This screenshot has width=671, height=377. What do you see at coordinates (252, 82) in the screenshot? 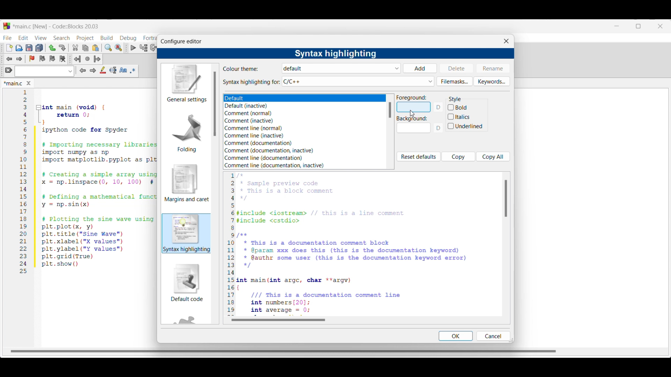
I see `Indicates syntax highlighting options` at bounding box center [252, 82].